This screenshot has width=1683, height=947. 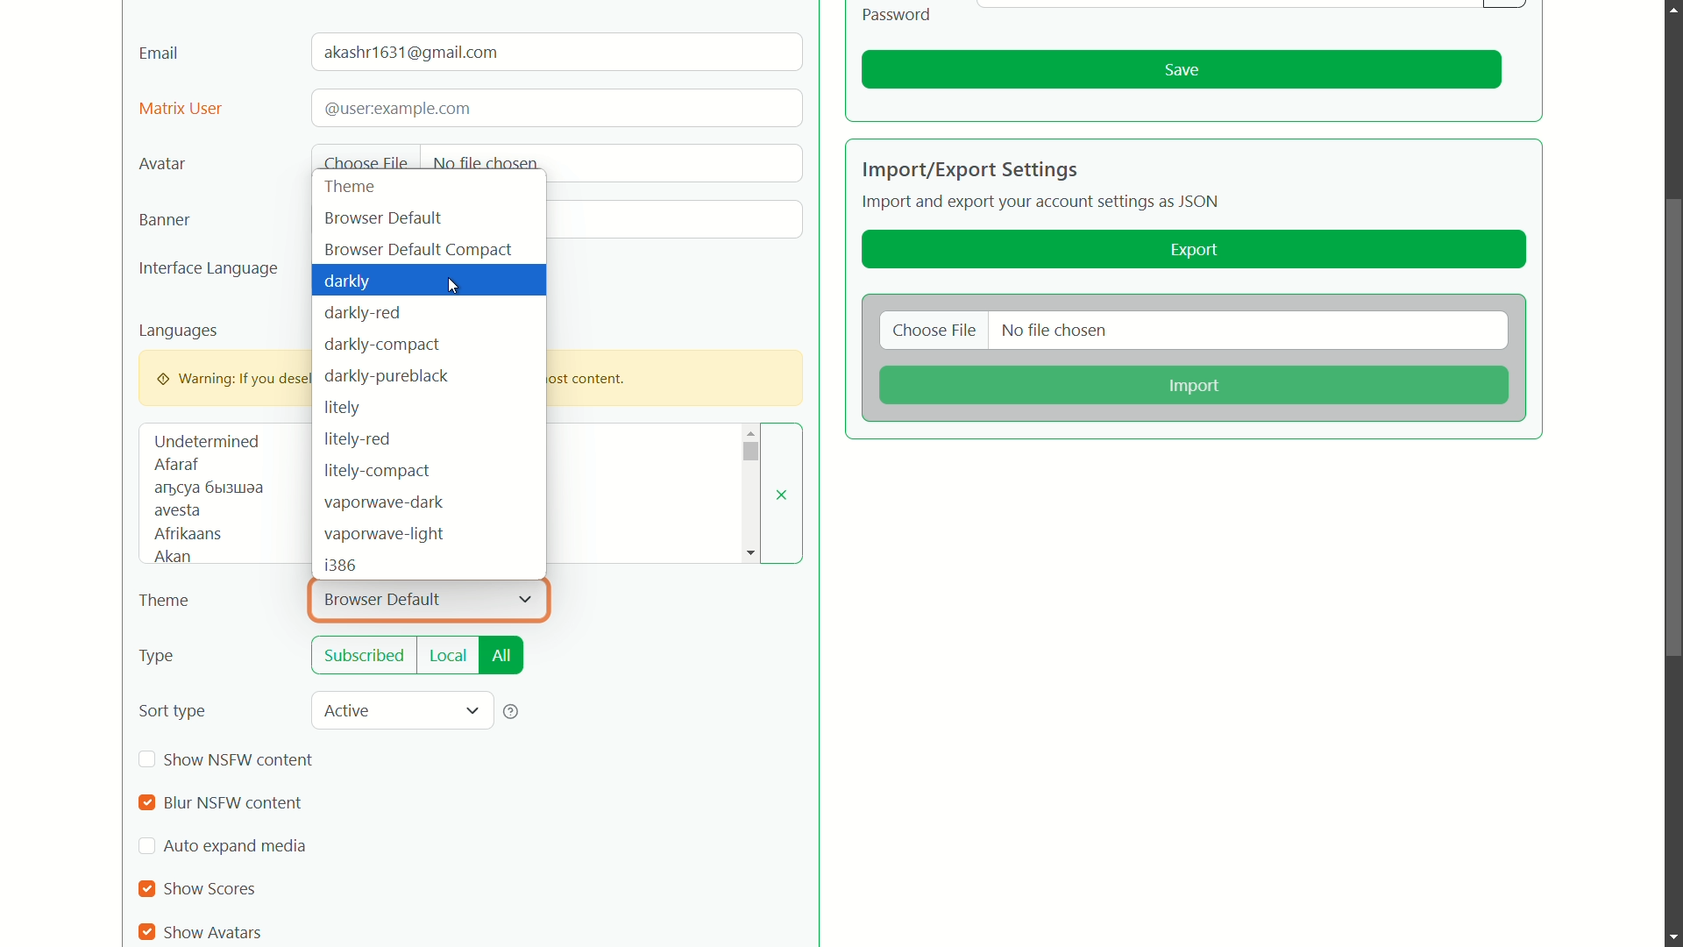 What do you see at coordinates (383, 218) in the screenshot?
I see `browser default` at bounding box center [383, 218].